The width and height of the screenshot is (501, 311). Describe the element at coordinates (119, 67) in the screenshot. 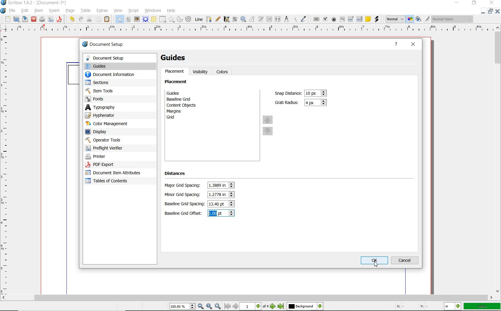

I see `guides` at that location.